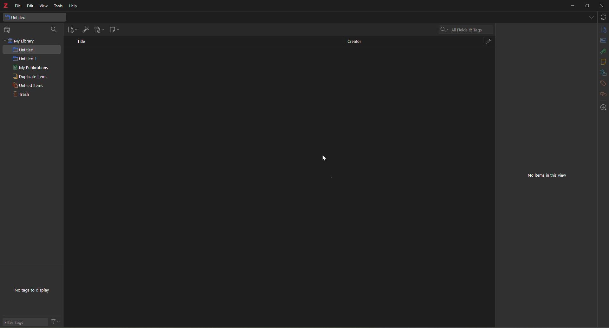 The width and height of the screenshot is (609, 328). What do you see at coordinates (603, 95) in the screenshot?
I see `hyperlink` at bounding box center [603, 95].